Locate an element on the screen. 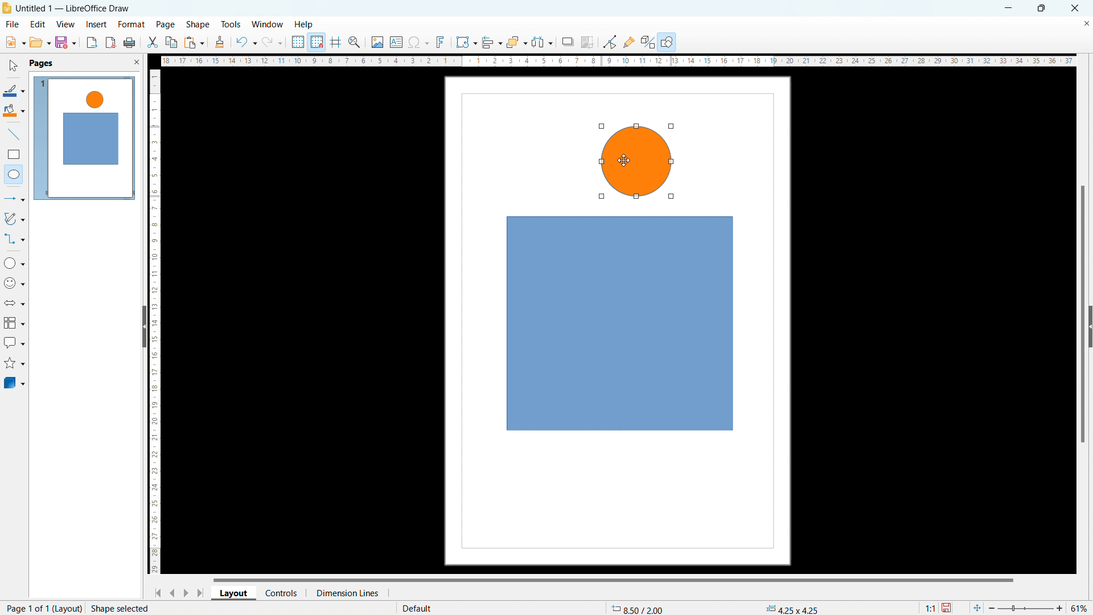 Image resolution: width=1093 pixels, height=615 pixels. cursor is located at coordinates (624, 161).